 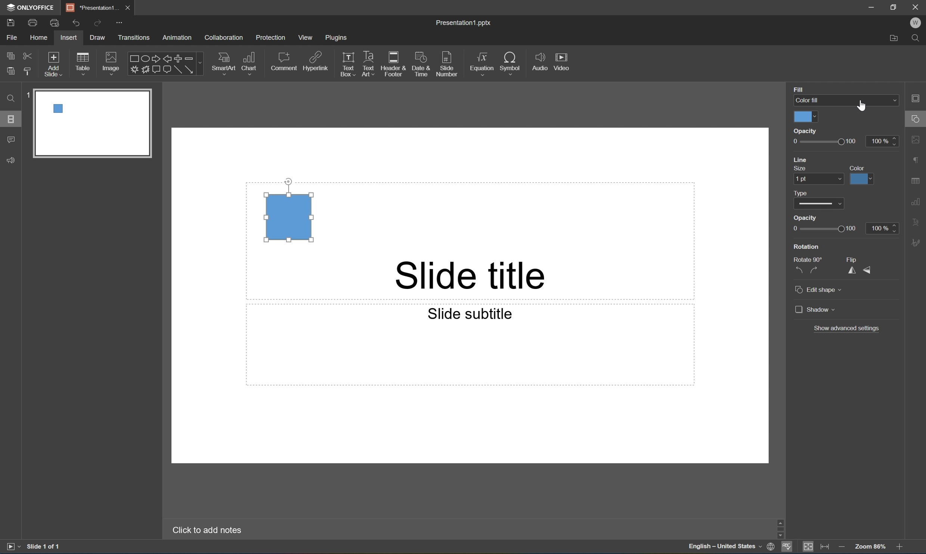 What do you see at coordinates (900, 536) in the screenshot?
I see `Scroll Down` at bounding box center [900, 536].